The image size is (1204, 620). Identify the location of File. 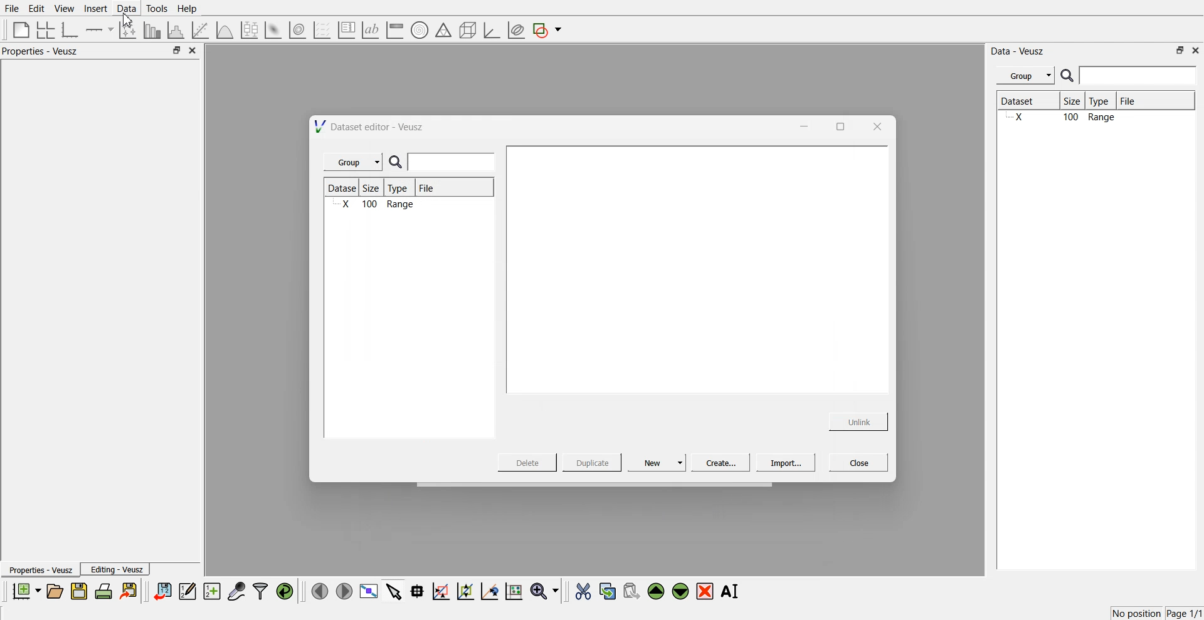
(13, 9).